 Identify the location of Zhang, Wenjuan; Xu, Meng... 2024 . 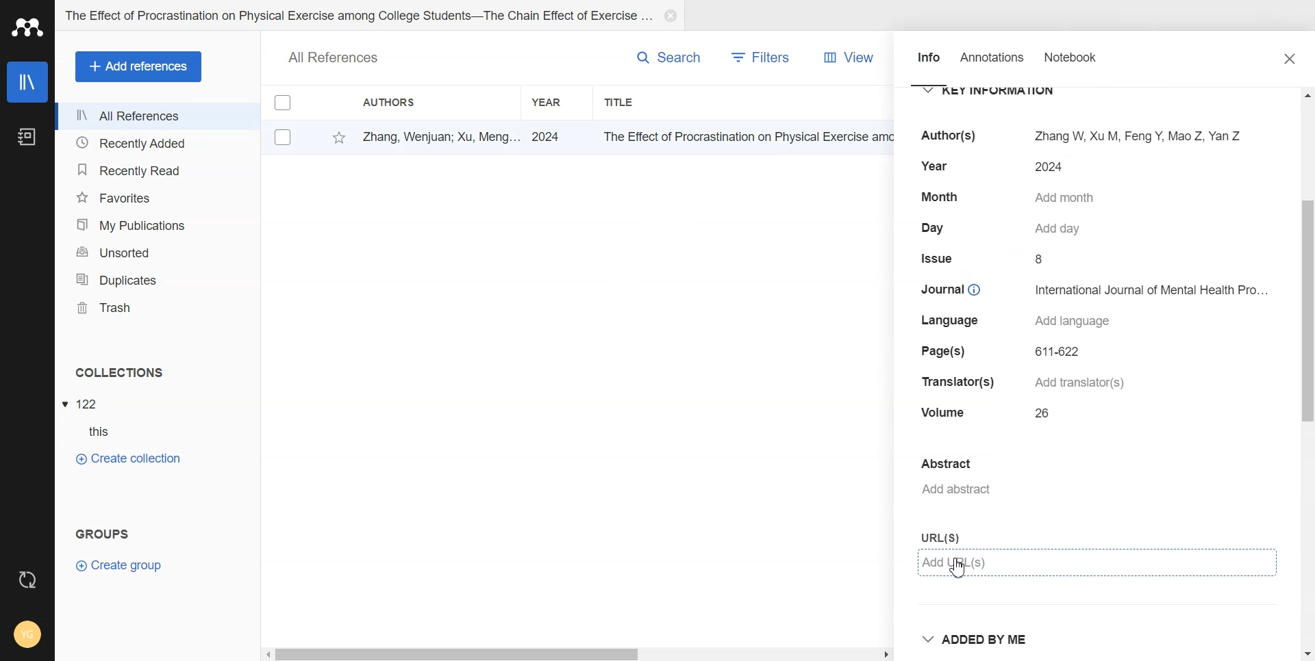
(438, 138).